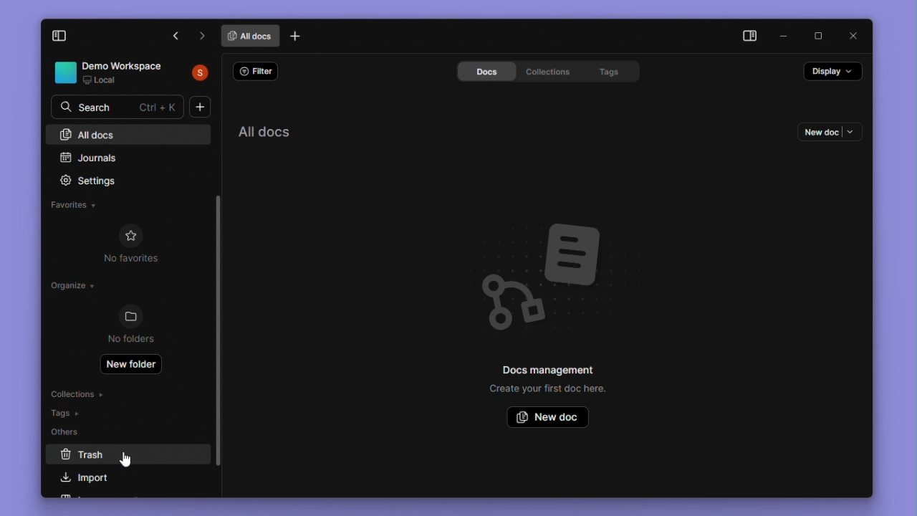 The height and width of the screenshot is (516, 917). I want to click on Favorites, so click(88, 209).